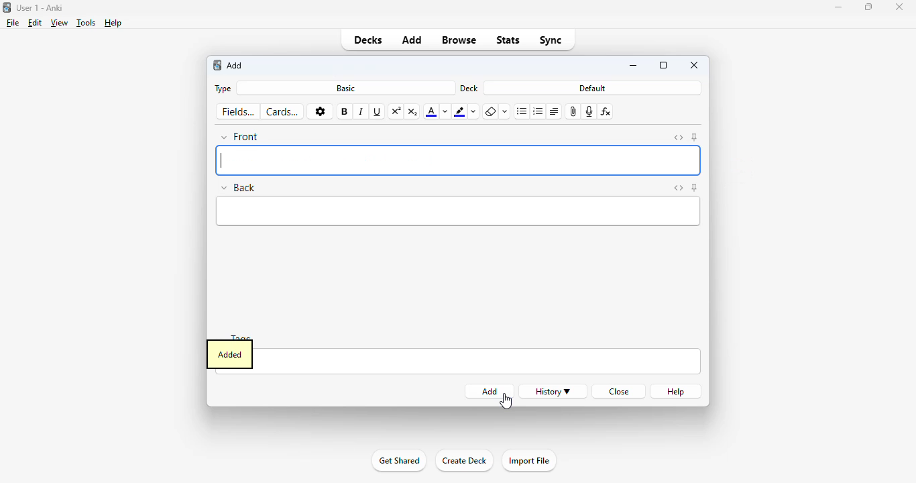 The height and width of the screenshot is (483, 916). What do you see at coordinates (398, 461) in the screenshot?
I see `get shared` at bounding box center [398, 461].